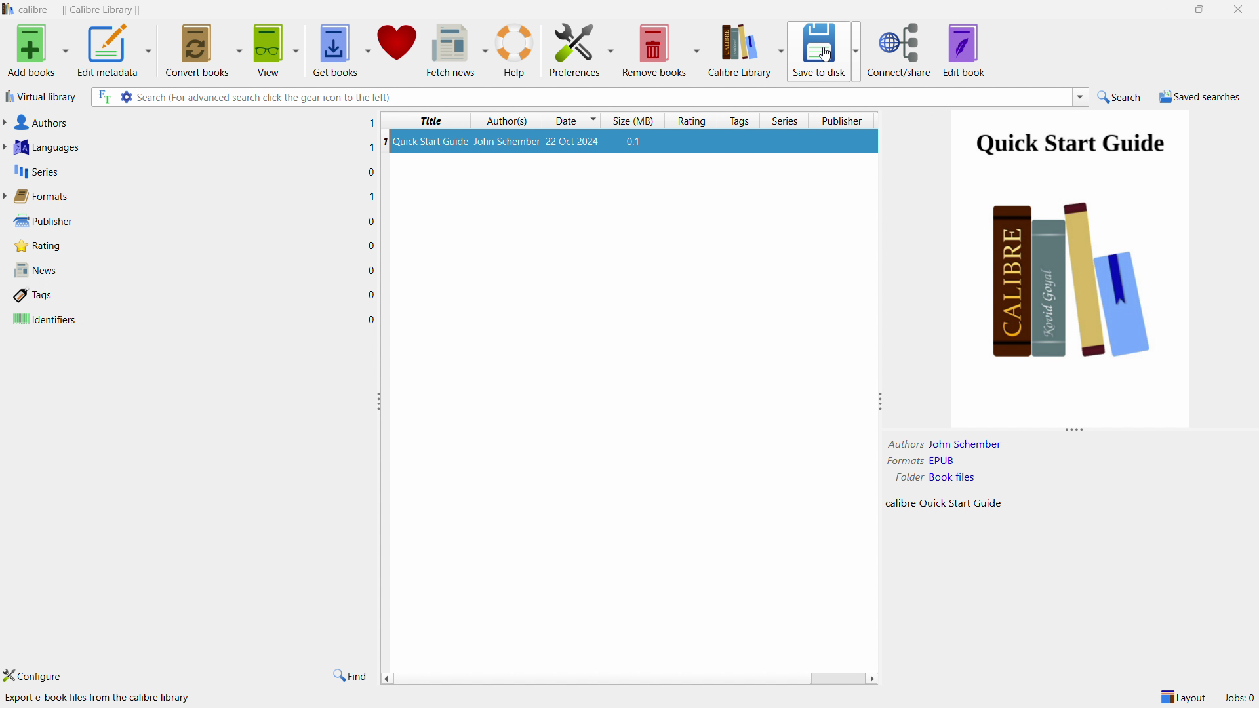 The height and width of the screenshot is (708, 1259). I want to click on maximize, so click(1197, 9).